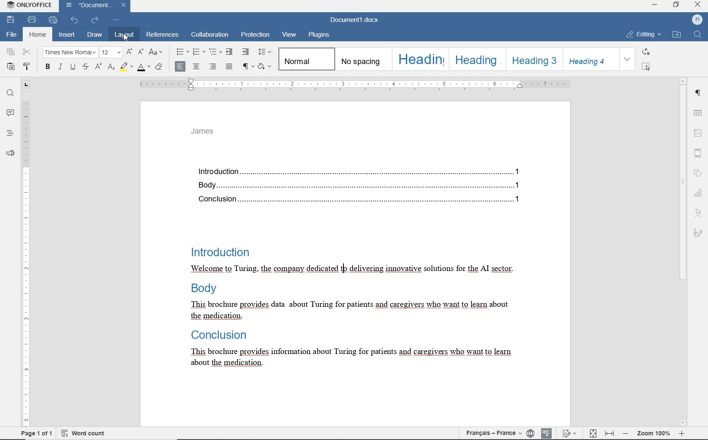 The width and height of the screenshot is (708, 440). I want to click on draw, so click(94, 34).